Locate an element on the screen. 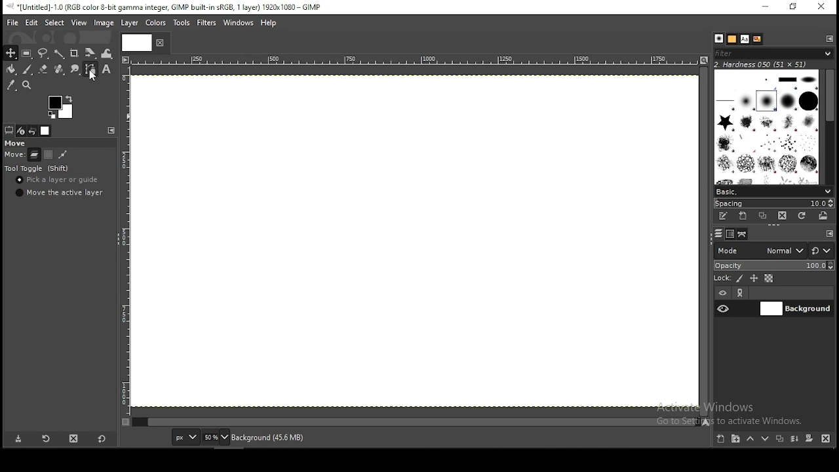 This screenshot has height=472, width=839. horizontal scale is located at coordinates (414, 62).